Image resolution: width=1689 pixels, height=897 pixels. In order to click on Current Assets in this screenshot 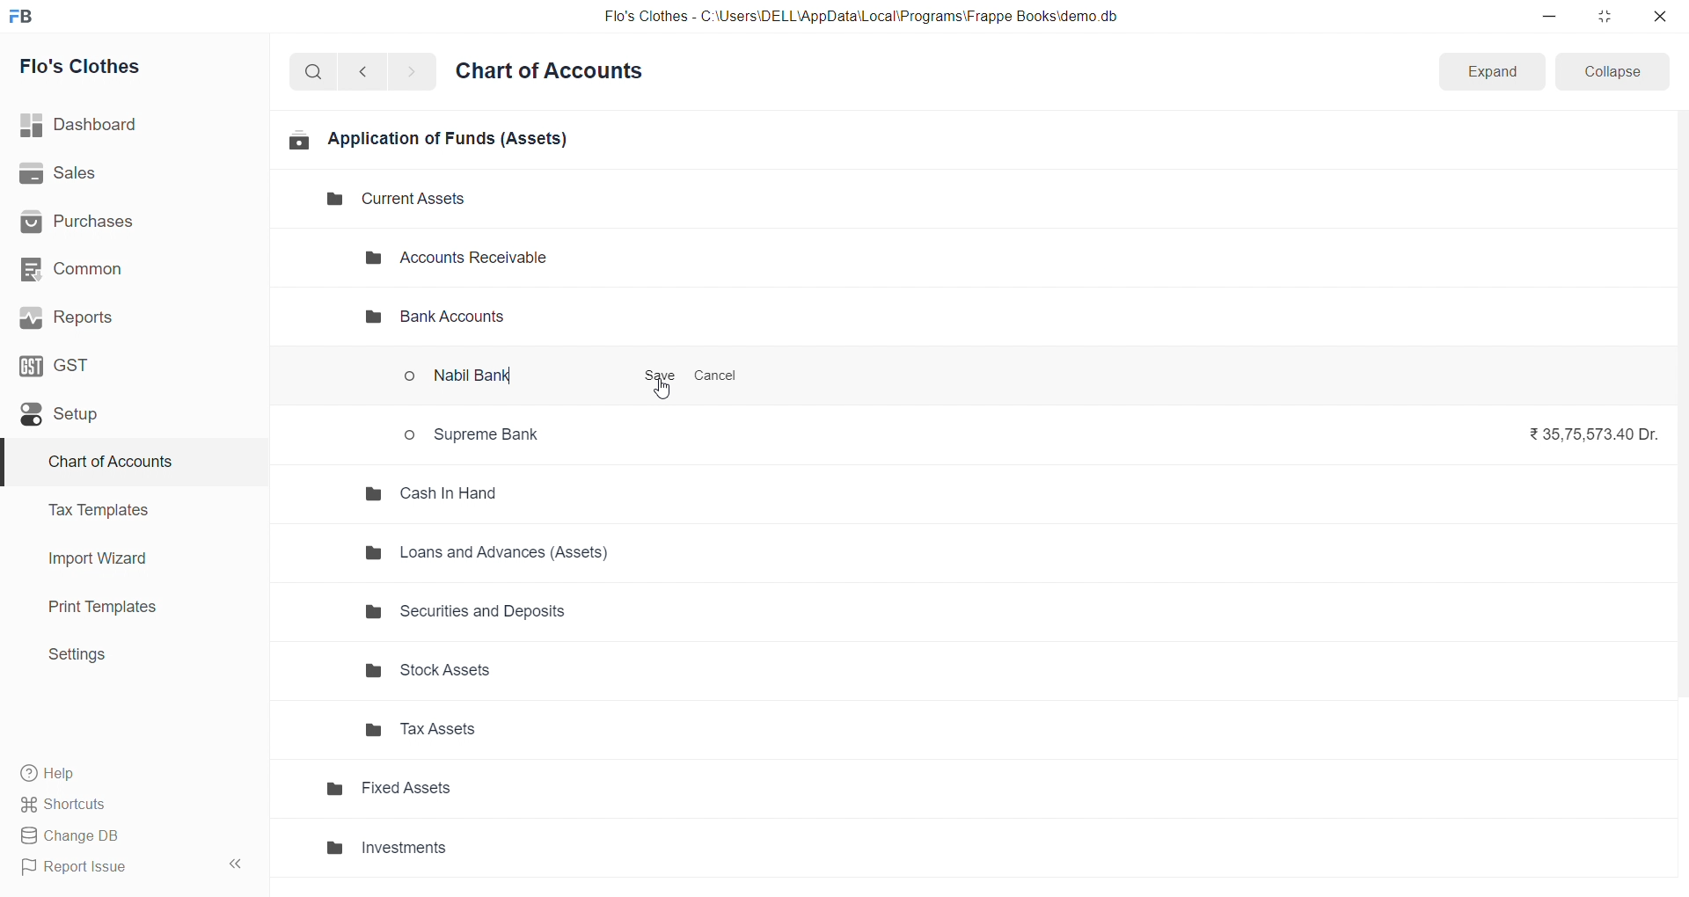, I will do `click(382, 200)`.